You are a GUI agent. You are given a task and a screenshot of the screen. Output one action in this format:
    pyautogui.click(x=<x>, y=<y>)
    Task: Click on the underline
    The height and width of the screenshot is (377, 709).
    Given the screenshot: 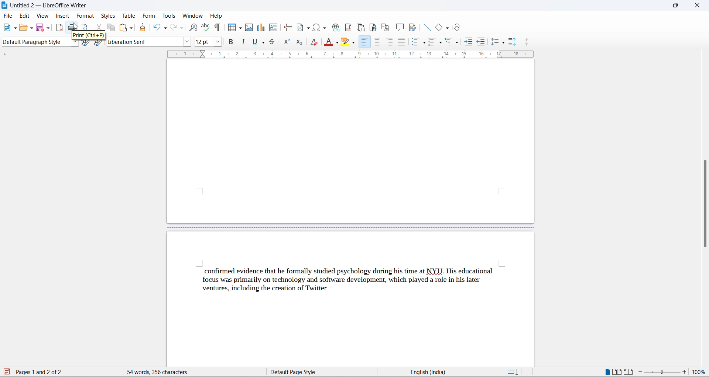 What is the action you would take?
    pyautogui.click(x=257, y=42)
    